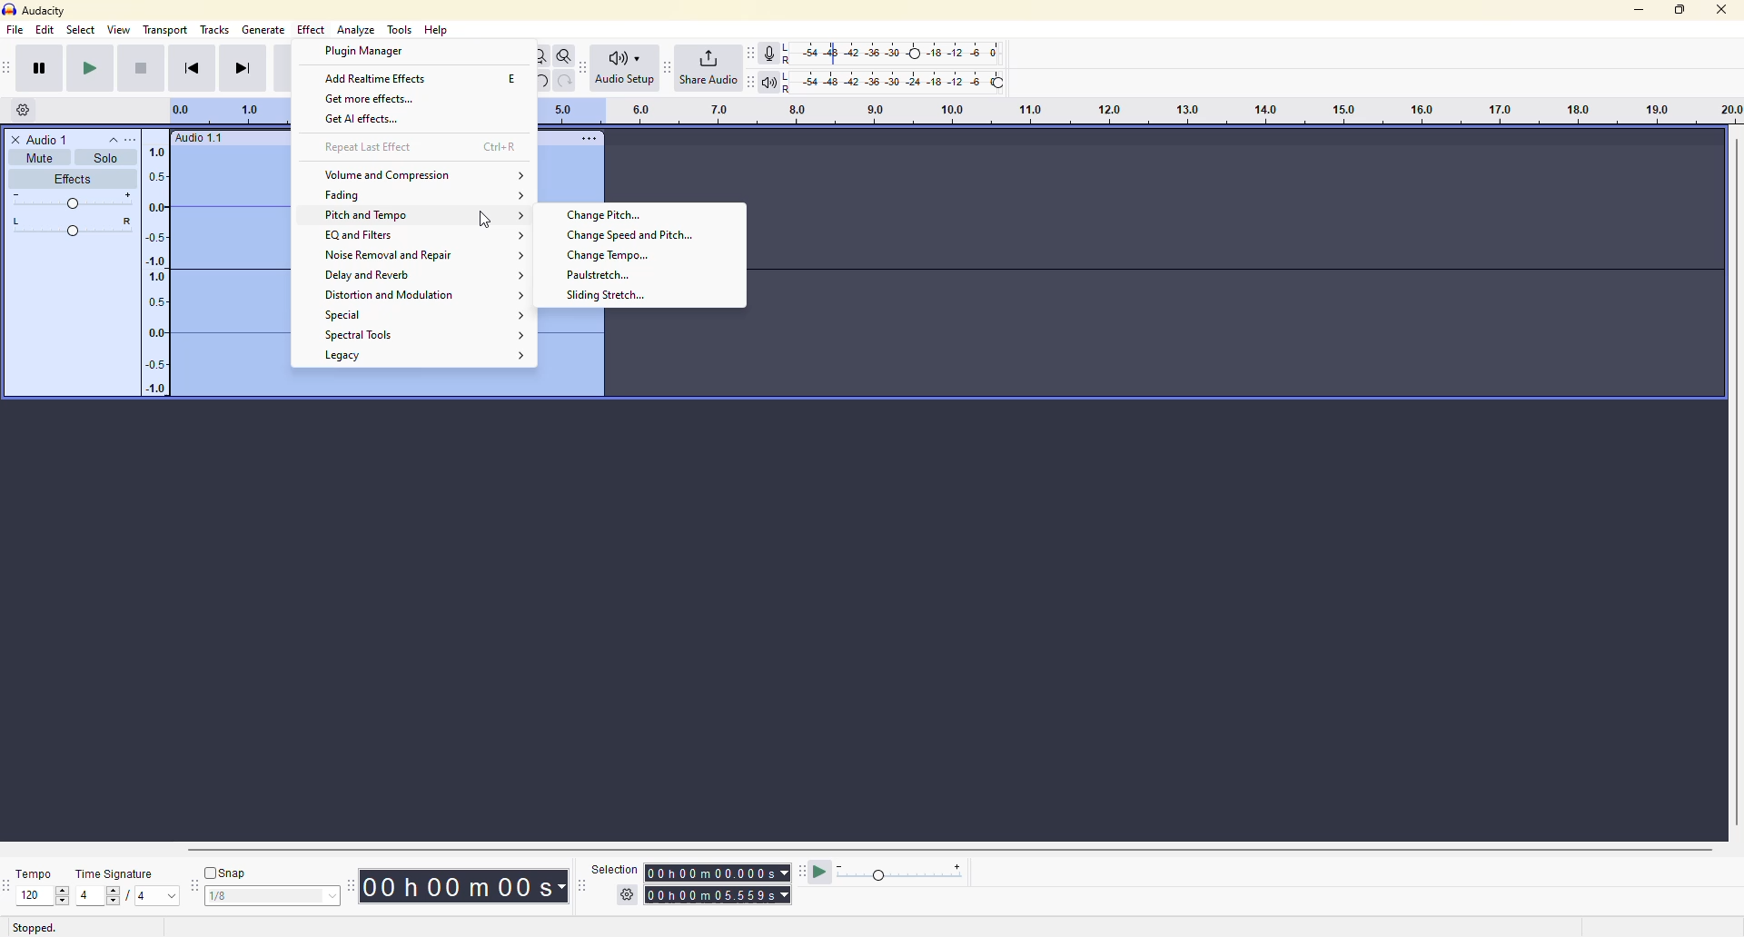 The image size is (1744, 937). I want to click on tempo, so click(38, 873).